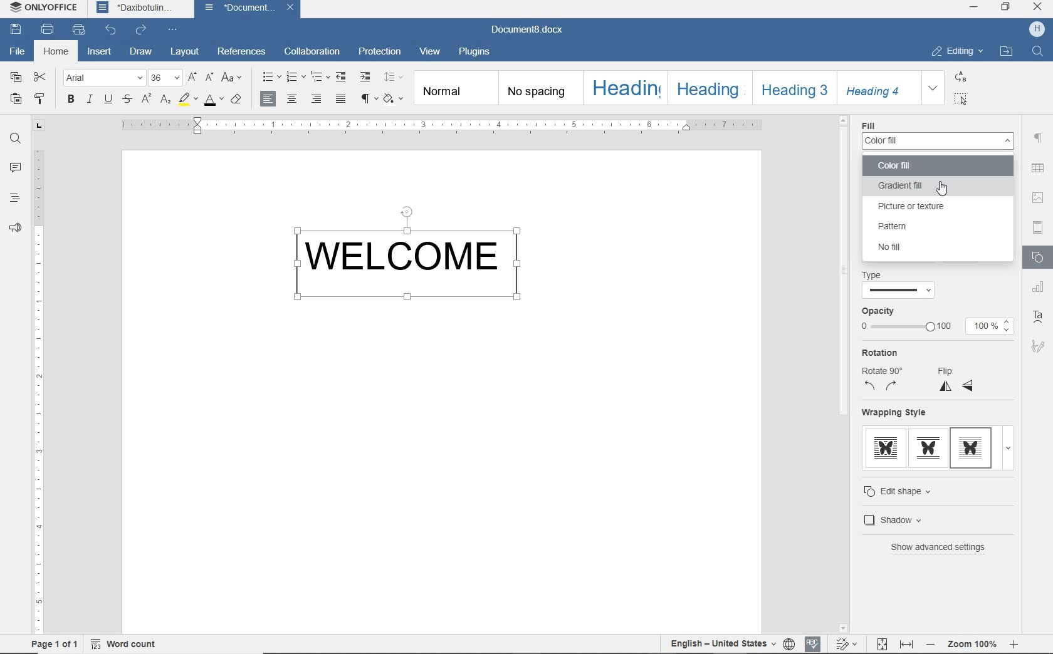  Describe the element at coordinates (293, 99) in the screenshot. I see `ALIGN CENTER` at that location.